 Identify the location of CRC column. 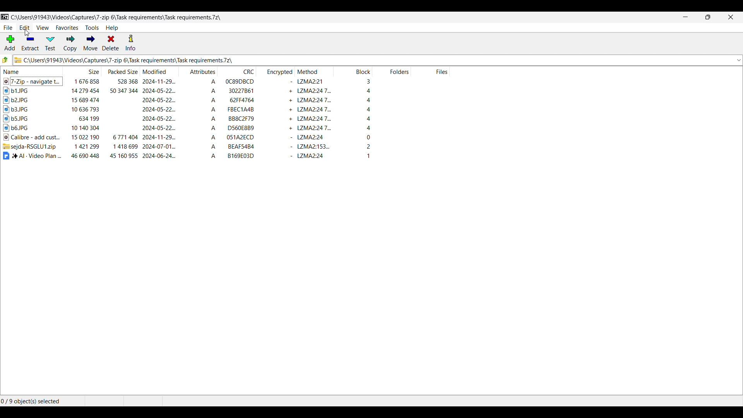
(237, 71).